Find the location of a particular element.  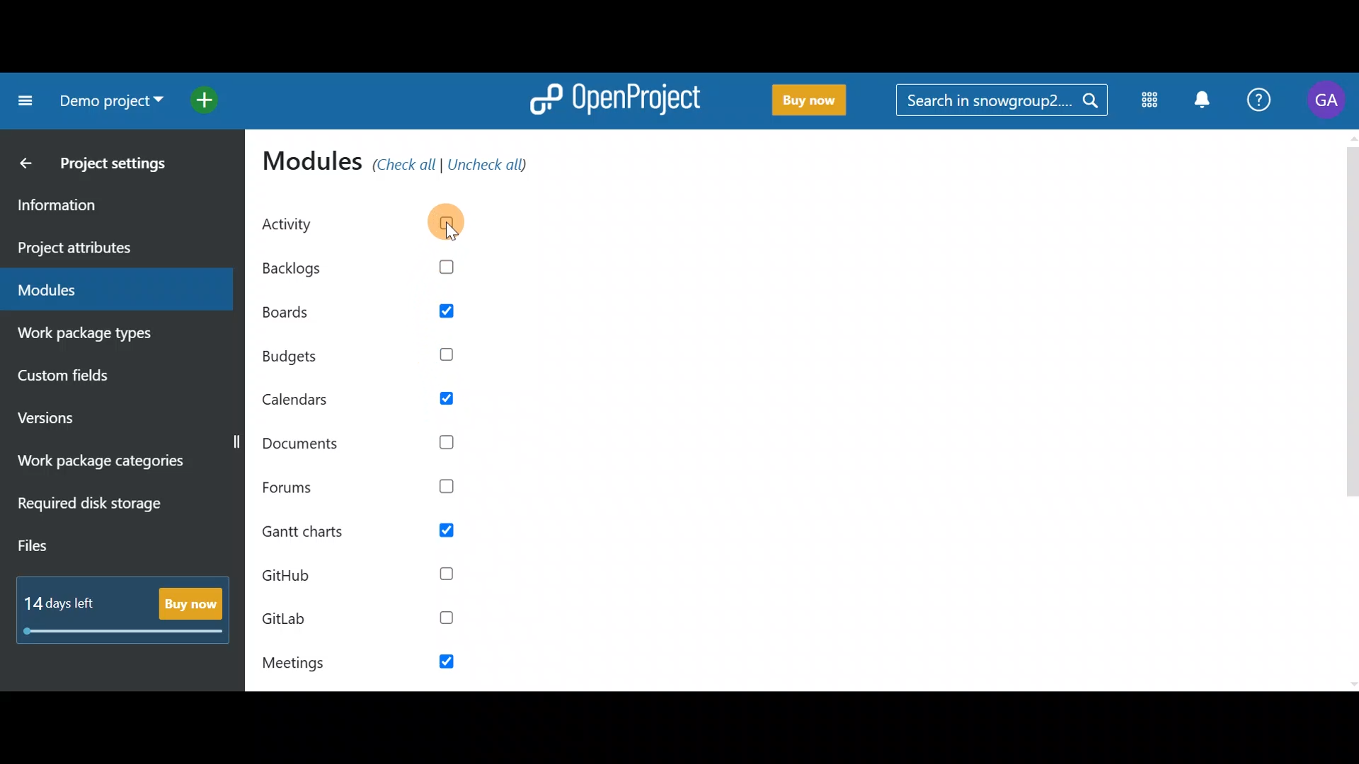

Collapse project menu is located at coordinates (23, 103).